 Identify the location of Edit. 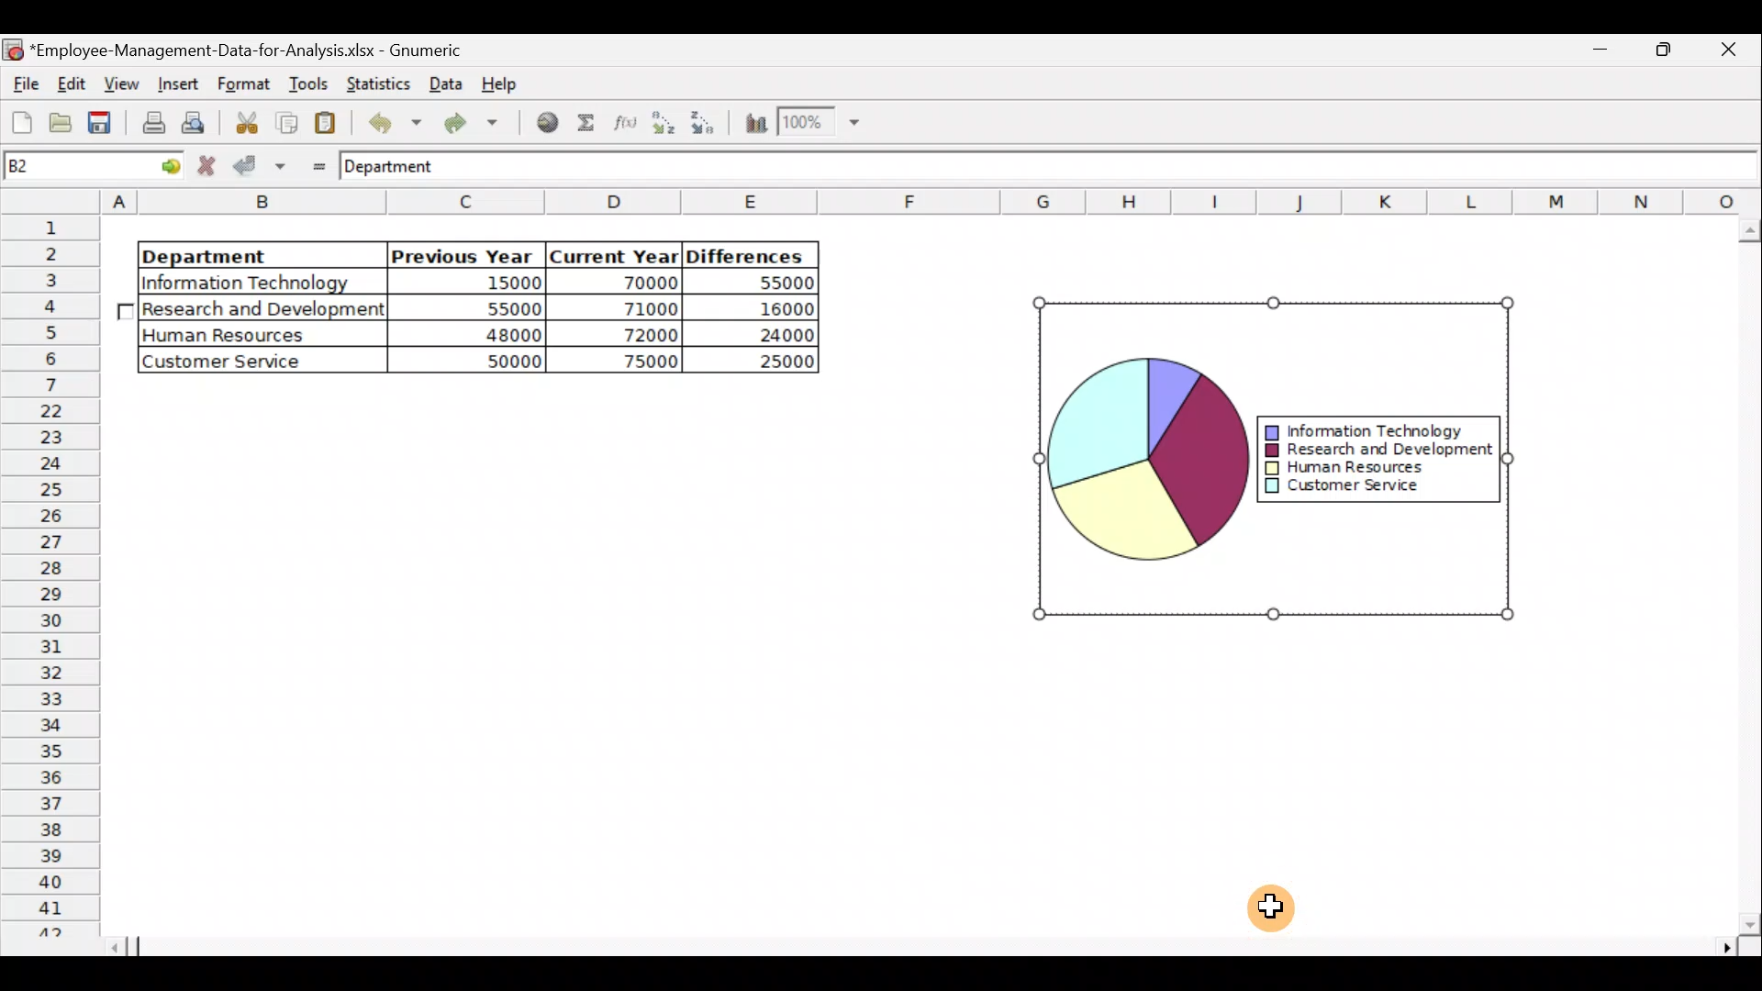
(73, 82).